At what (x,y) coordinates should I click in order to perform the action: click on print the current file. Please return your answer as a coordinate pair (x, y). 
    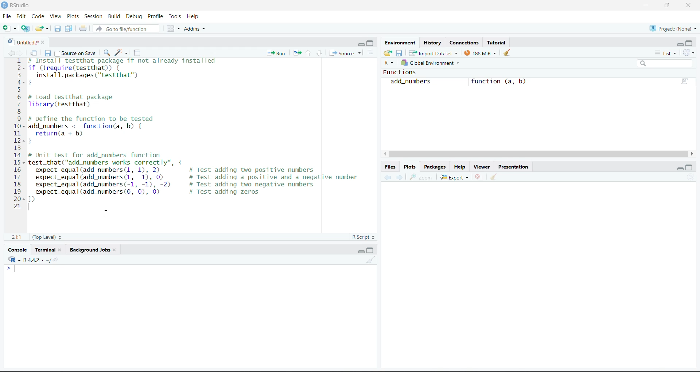
    Looking at the image, I should click on (83, 29).